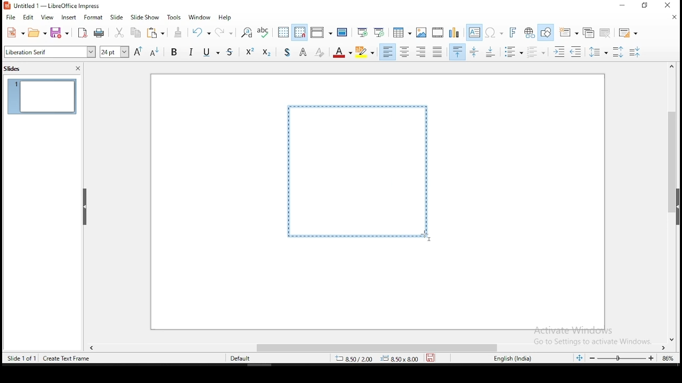 This screenshot has height=383, width=682. What do you see at coordinates (356, 360) in the screenshot?
I see `20.49/-0.77` at bounding box center [356, 360].